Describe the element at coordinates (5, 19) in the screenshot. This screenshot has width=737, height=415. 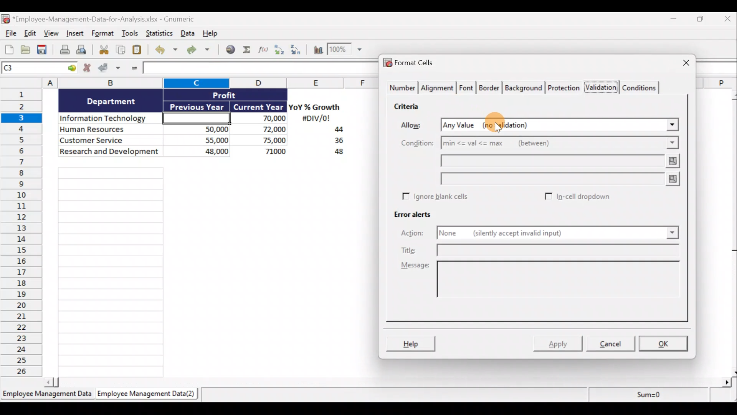
I see `Gnumeric logo` at that location.